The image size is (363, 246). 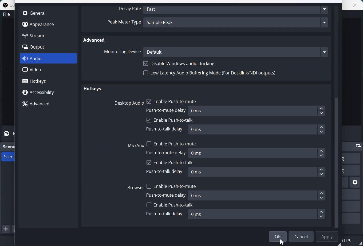 I want to click on Peak Meter Type, so click(x=124, y=23).